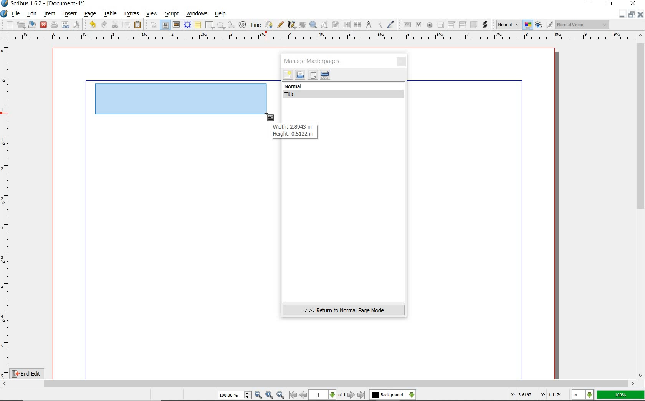 The width and height of the screenshot is (645, 401). What do you see at coordinates (231, 25) in the screenshot?
I see `arc` at bounding box center [231, 25].